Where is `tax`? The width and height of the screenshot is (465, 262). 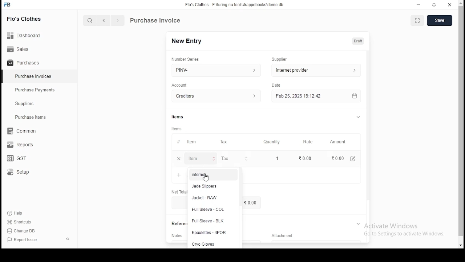 tax is located at coordinates (225, 159).